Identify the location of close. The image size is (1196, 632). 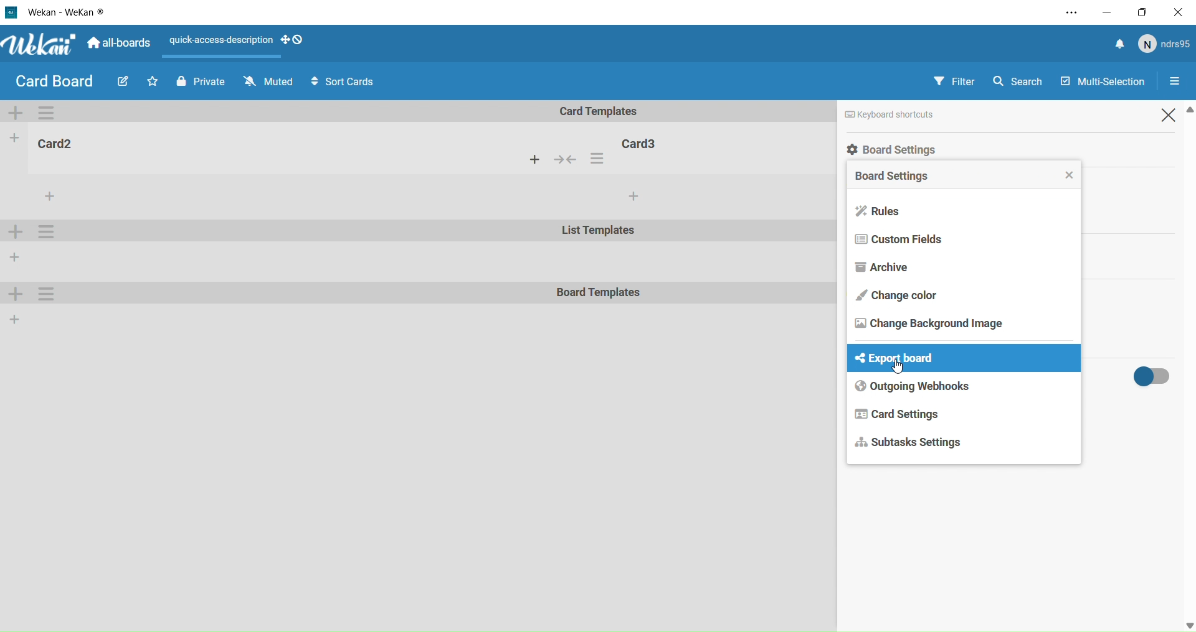
(1181, 12).